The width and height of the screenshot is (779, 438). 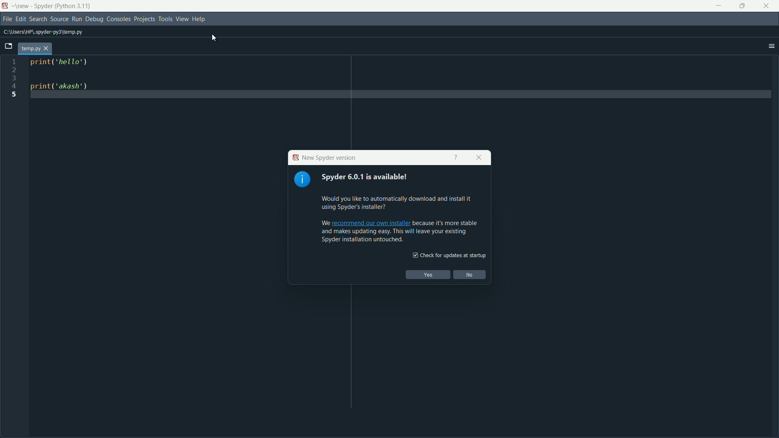 I want to click on line number, so click(x=14, y=79).